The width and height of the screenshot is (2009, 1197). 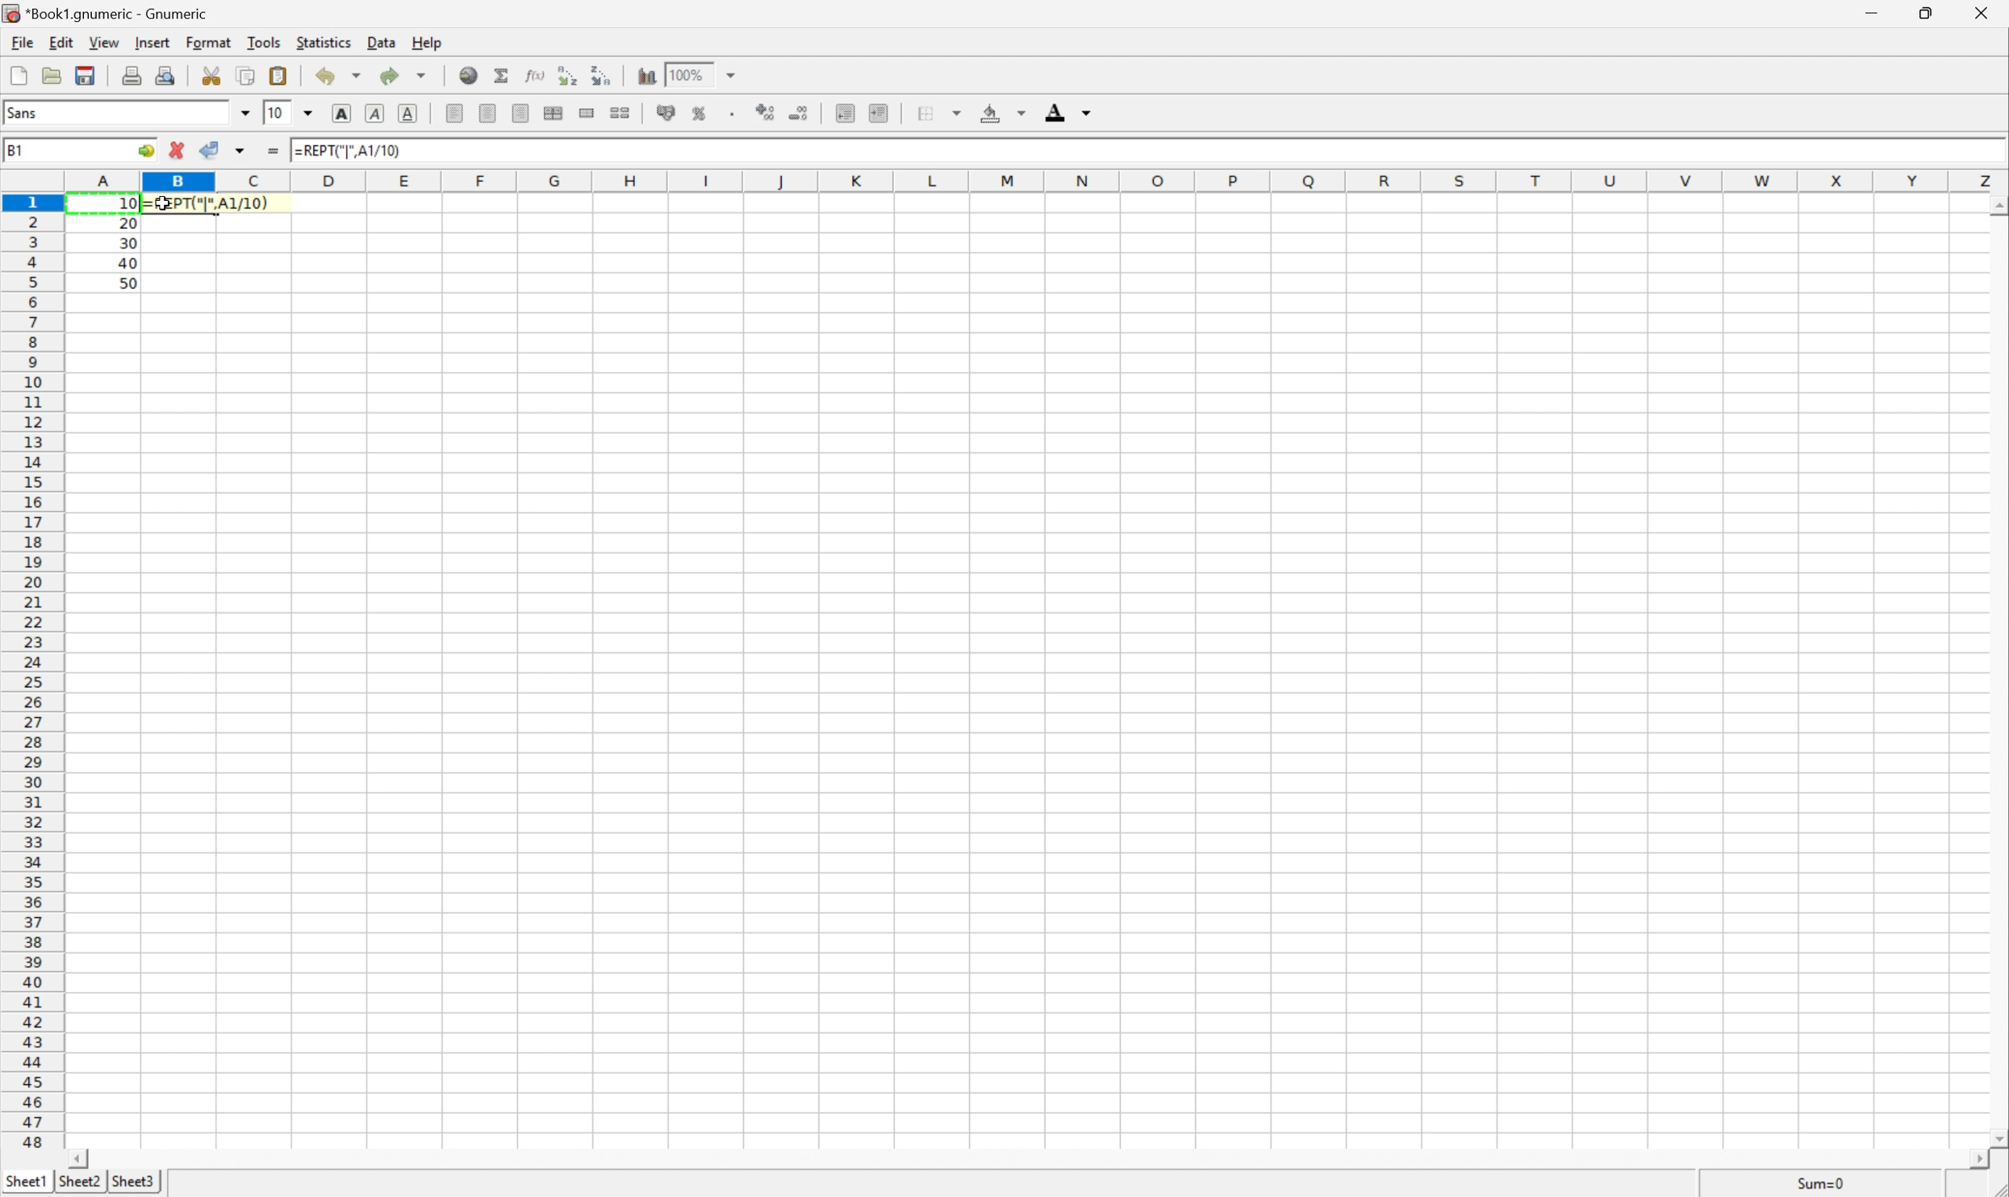 I want to click on Create a new workbook, so click(x=19, y=73).